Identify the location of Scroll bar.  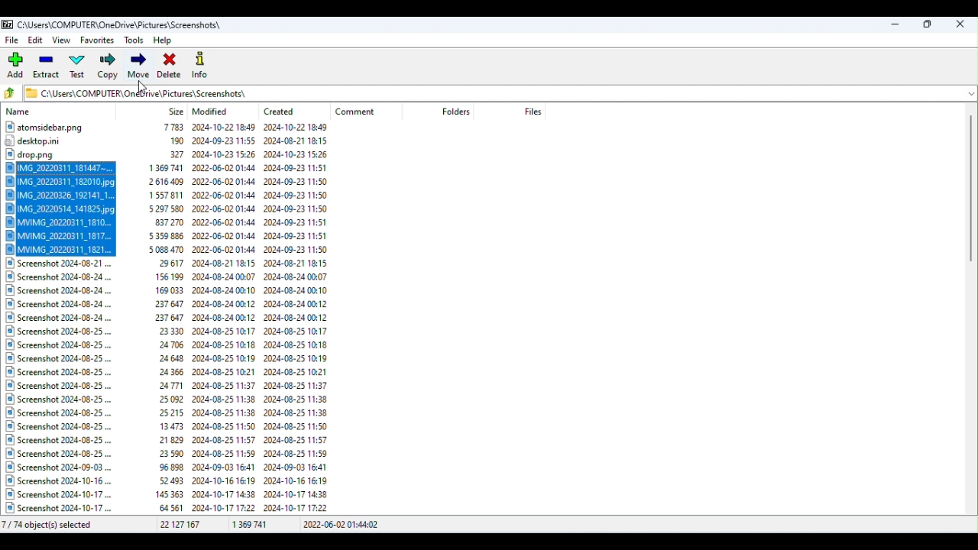
(972, 311).